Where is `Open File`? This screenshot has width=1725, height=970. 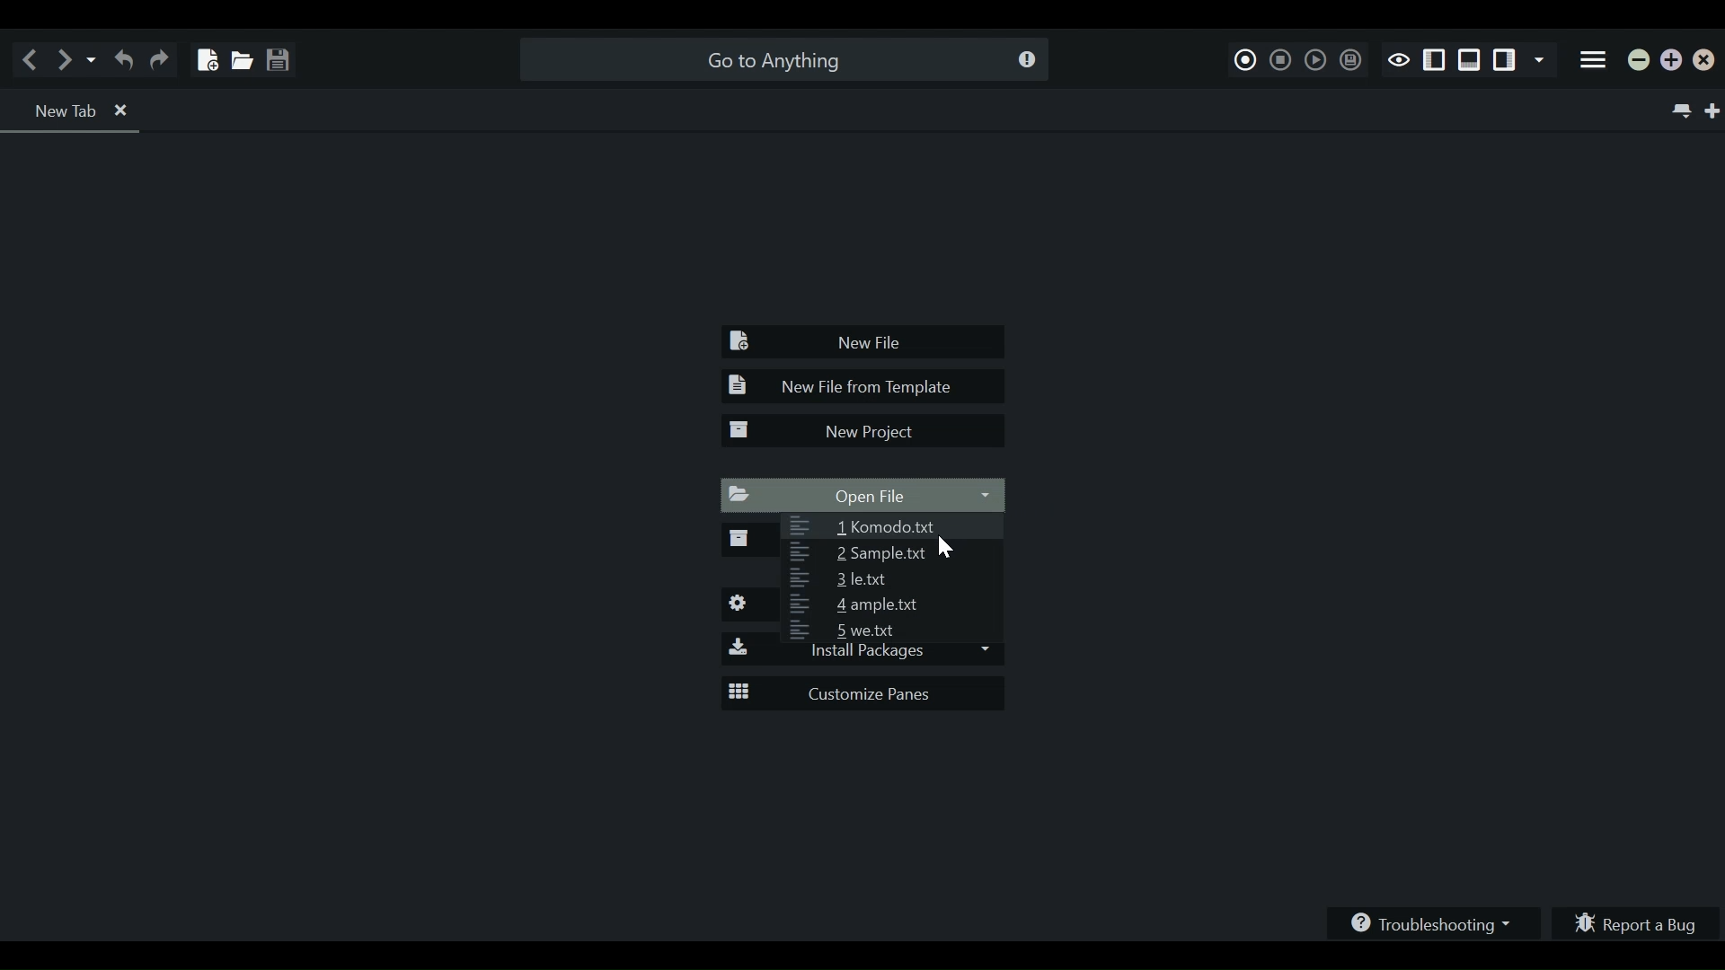 Open File is located at coordinates (864, 497).